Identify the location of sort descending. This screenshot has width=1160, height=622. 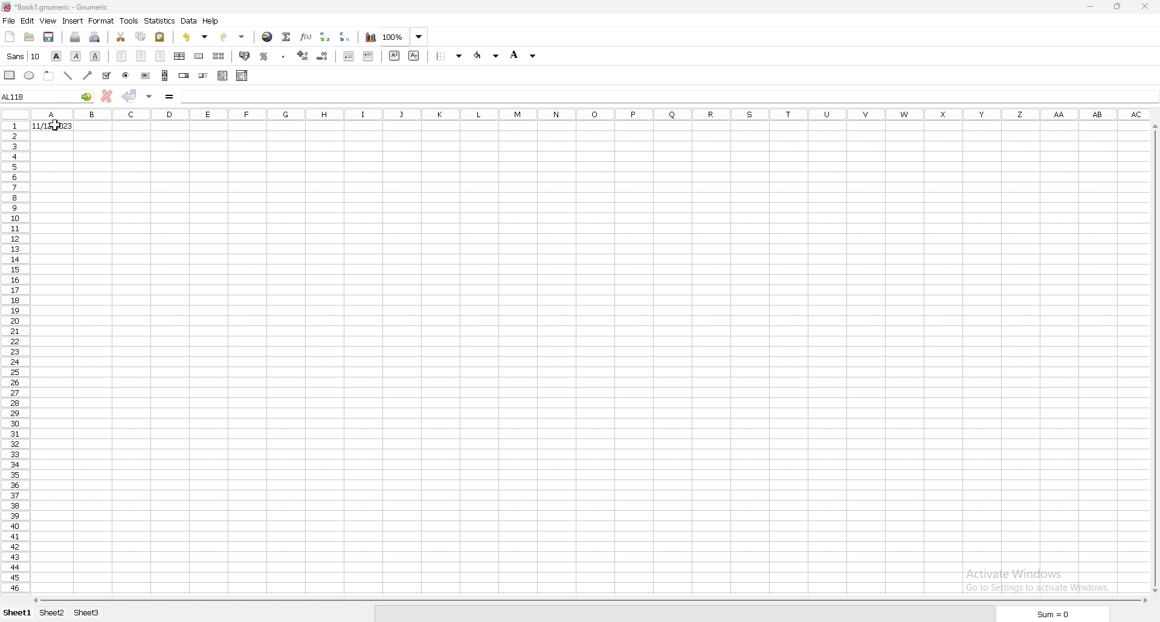
(346, 36).